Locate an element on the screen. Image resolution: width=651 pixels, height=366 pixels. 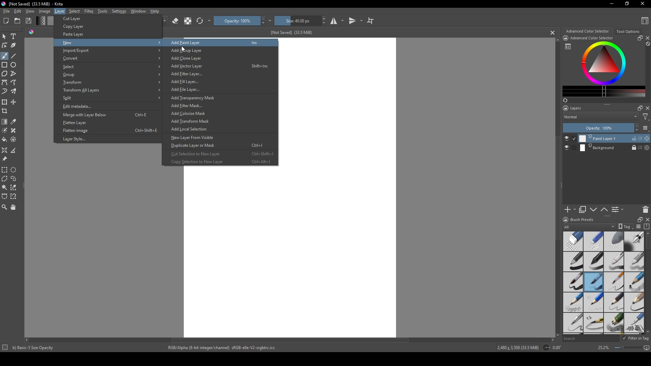
calligraphy pen is located at coordinates (634, 324).